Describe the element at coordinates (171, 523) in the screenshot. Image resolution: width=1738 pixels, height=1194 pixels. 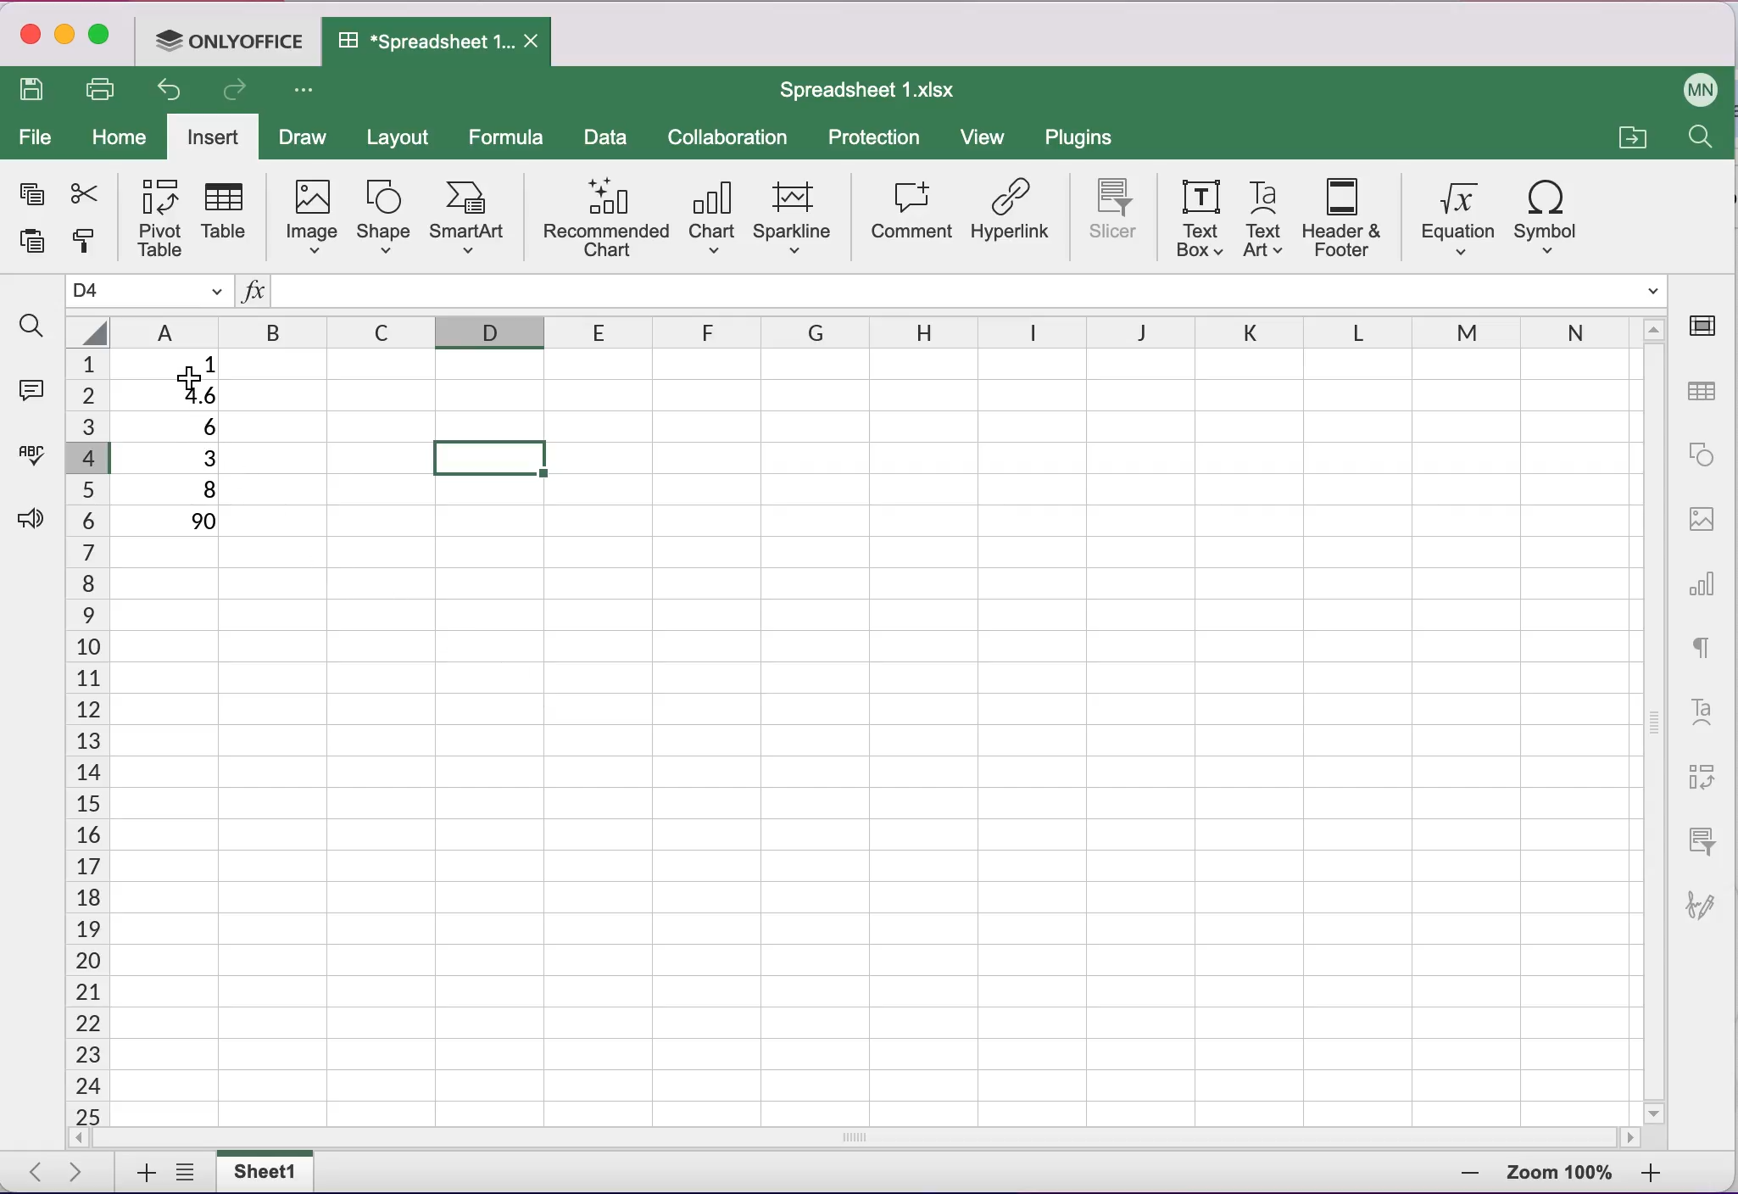
I see `90` at that location.